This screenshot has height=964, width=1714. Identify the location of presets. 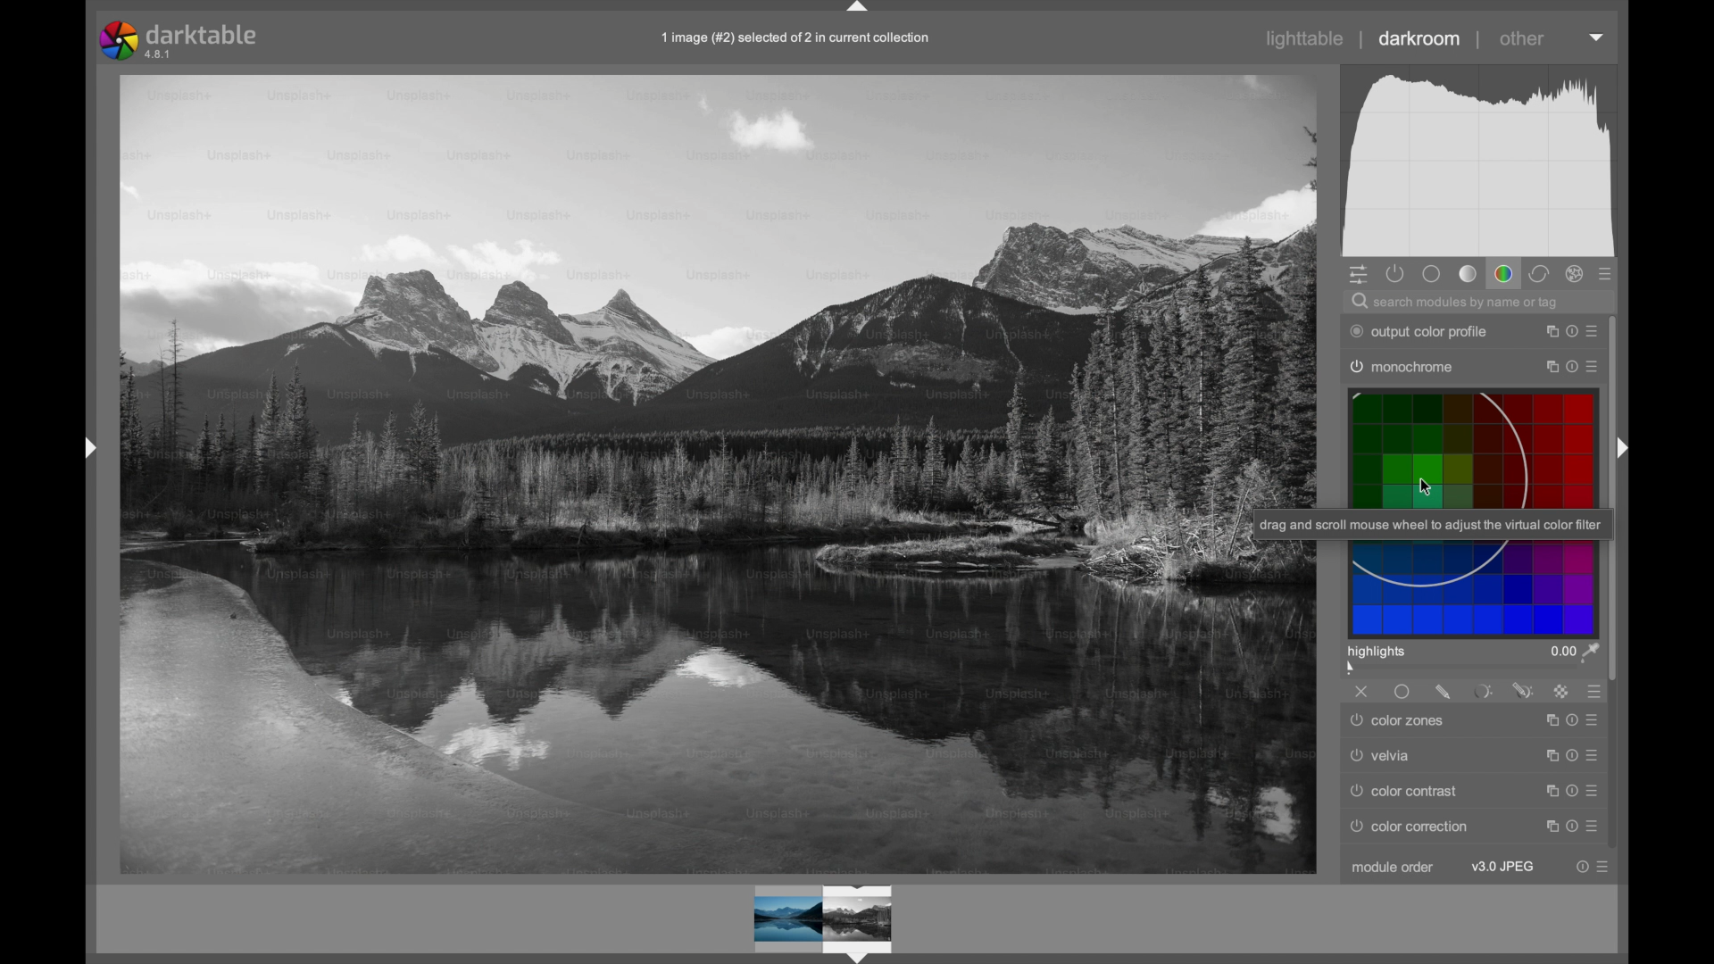
(1596, 721).